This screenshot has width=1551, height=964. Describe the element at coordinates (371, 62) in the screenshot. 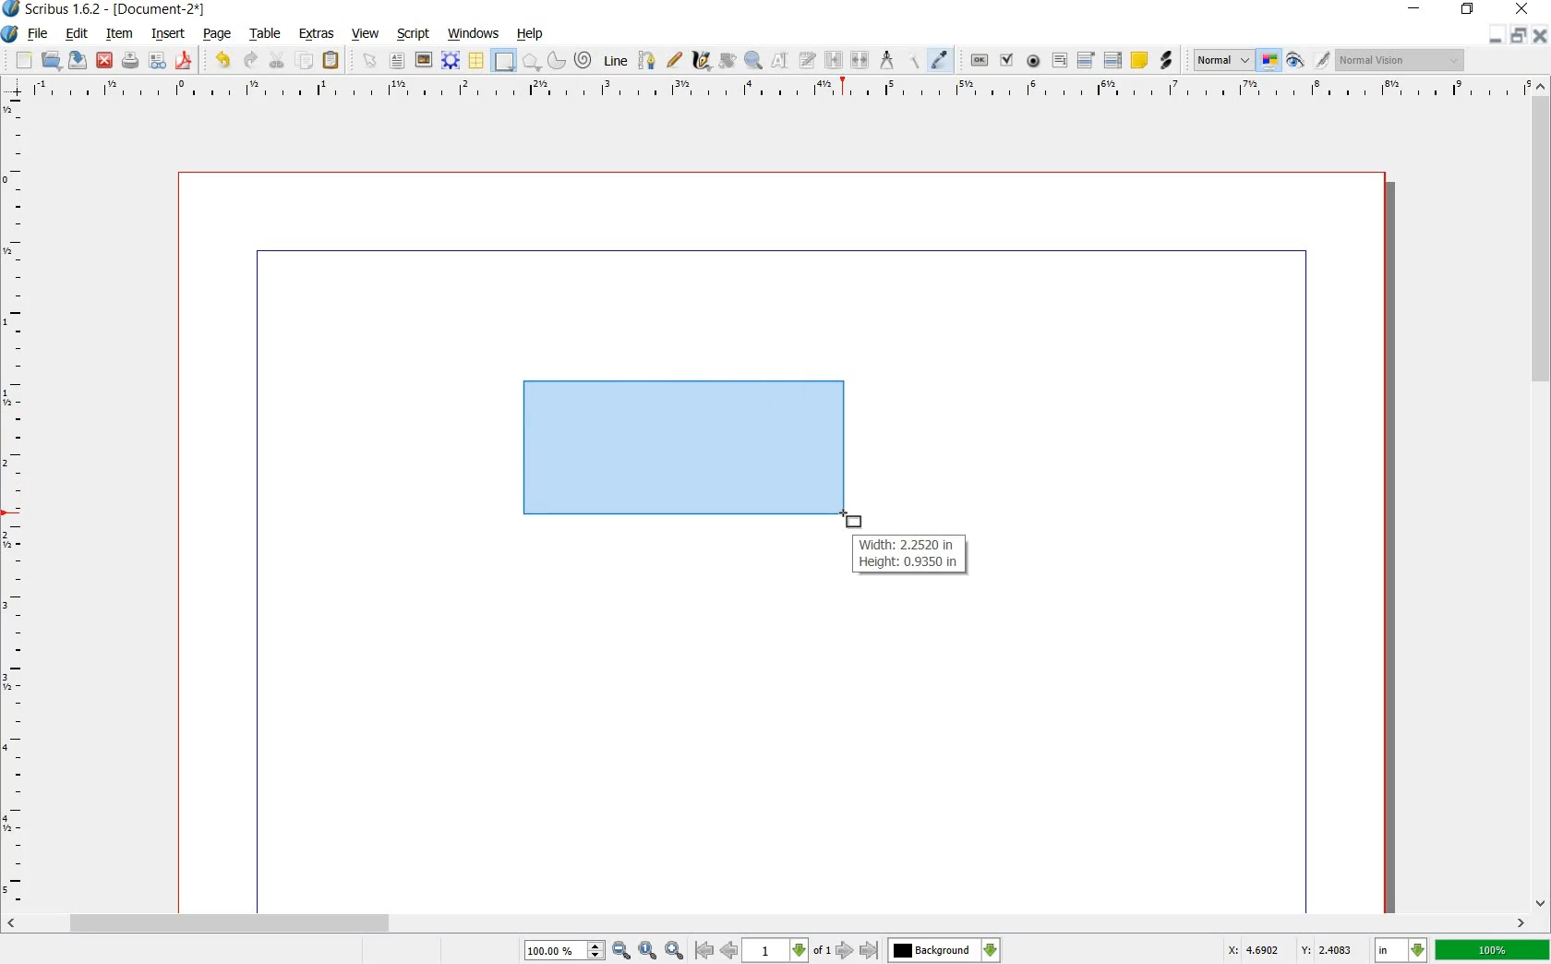

I see `SELECT` at that location.